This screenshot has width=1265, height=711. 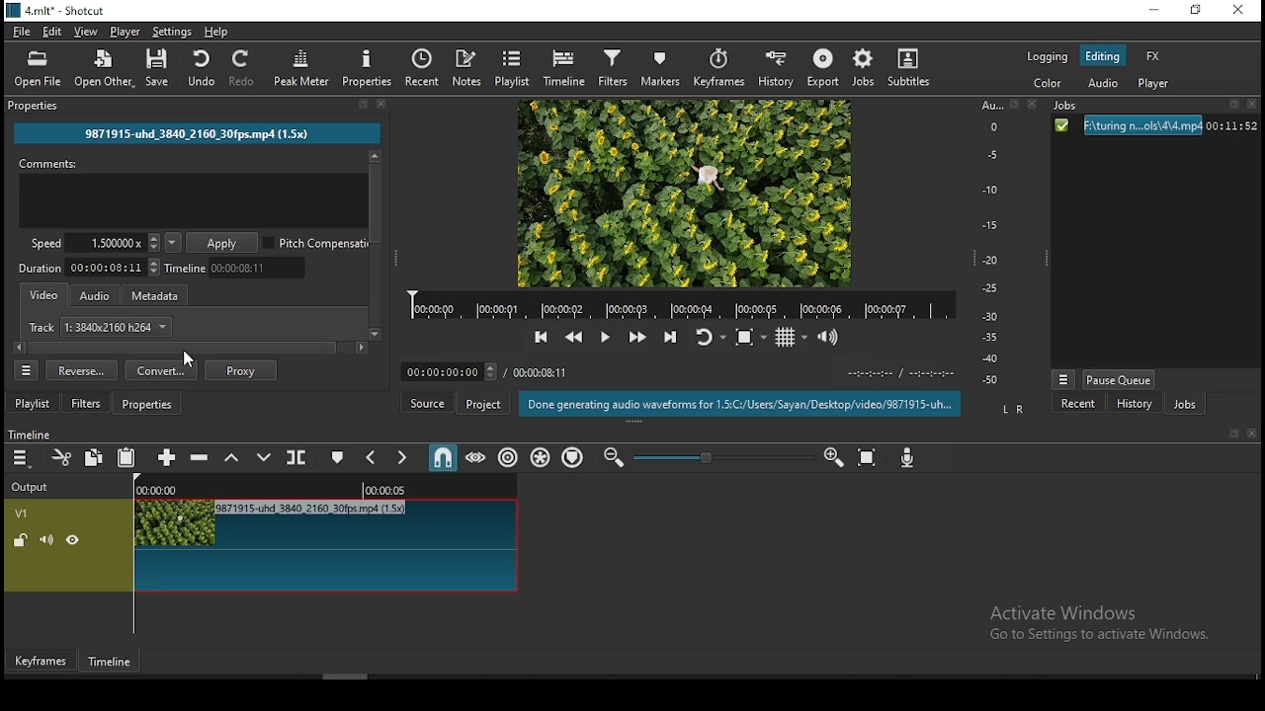 What do you see at coordinates (318, 242) in the screenshot?
I see `pitch compression` at bounding box center [318, 242].